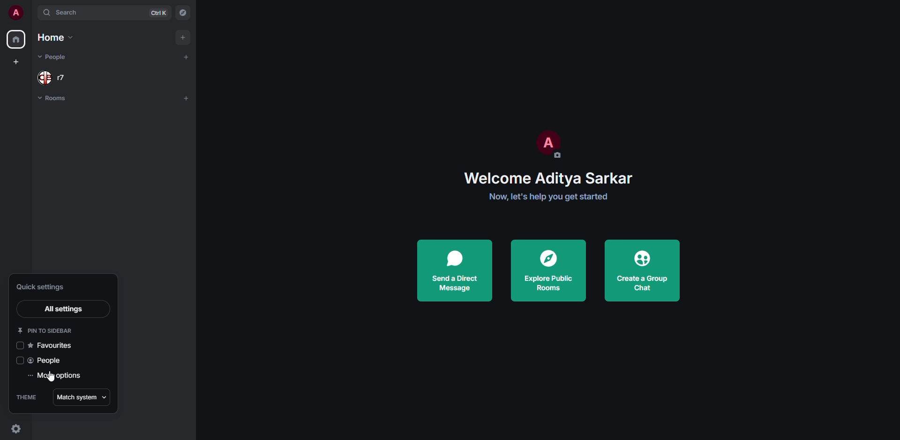 The width and height of the screenshot is (900, 440). What do you see at coordinates (54, 346) in the screenshot?
I see `favorites` at bounding box center [54, 346].